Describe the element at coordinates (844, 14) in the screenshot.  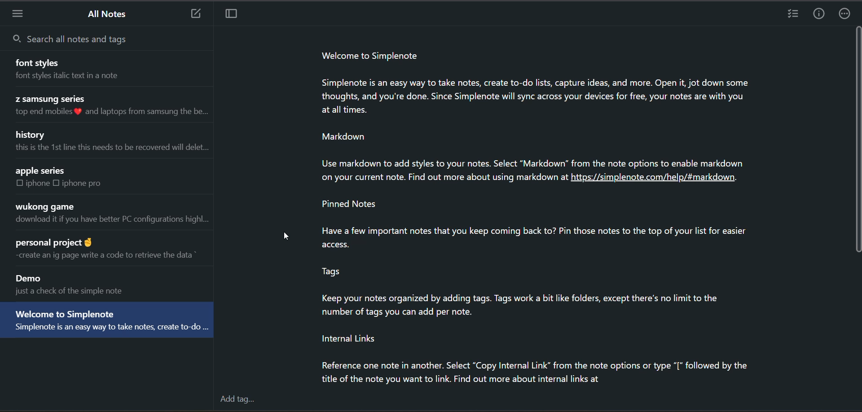
I see `actions` at that location.